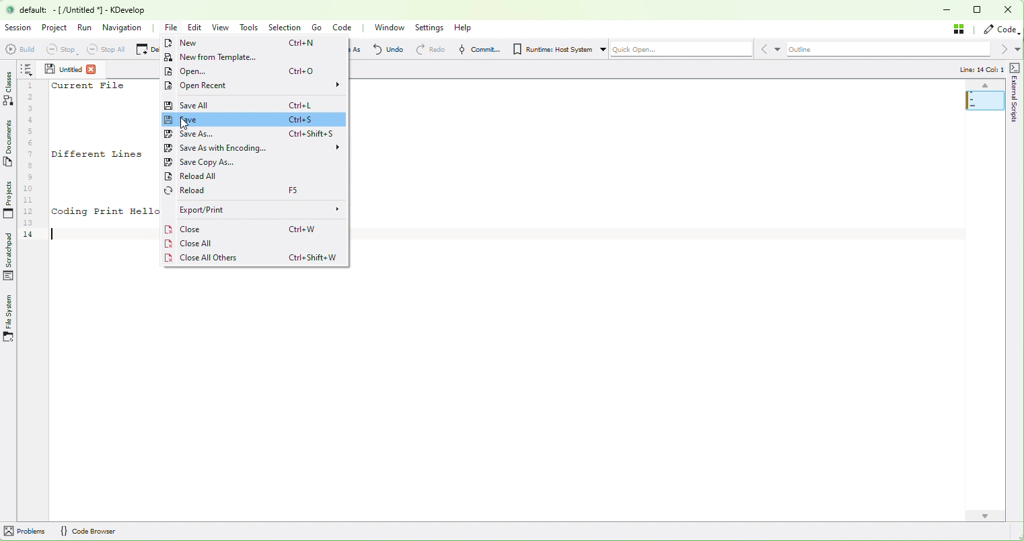 The width and height of the screenshot is (1024, 541). Describe the element at coordinates (313, 134) in the screenshot. I see `Ctrl+Shift+S` at that location.